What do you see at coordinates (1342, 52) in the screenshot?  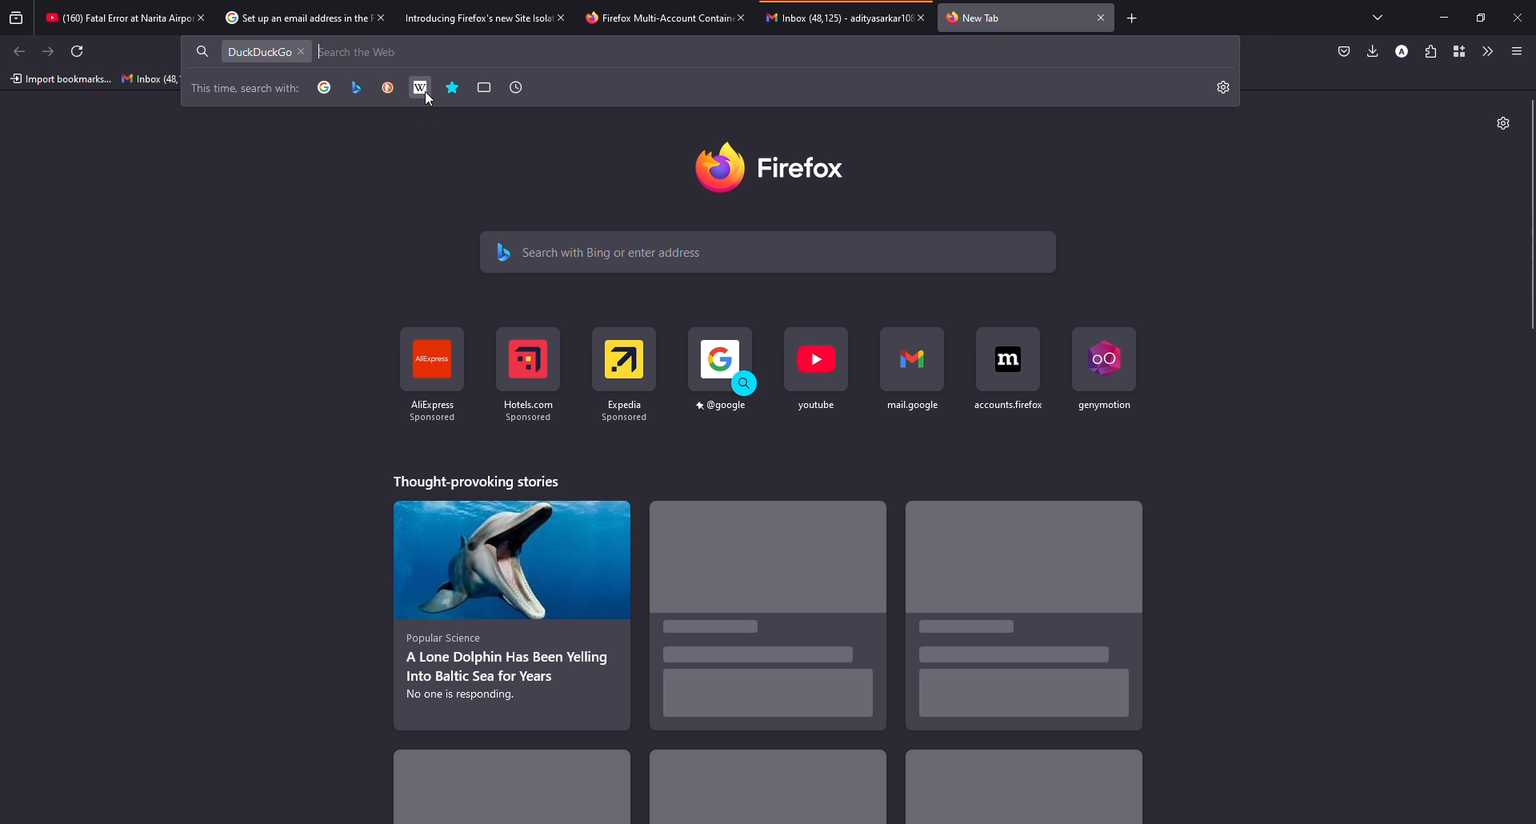 I see `save to packet` at bounding box center [1342, 52].